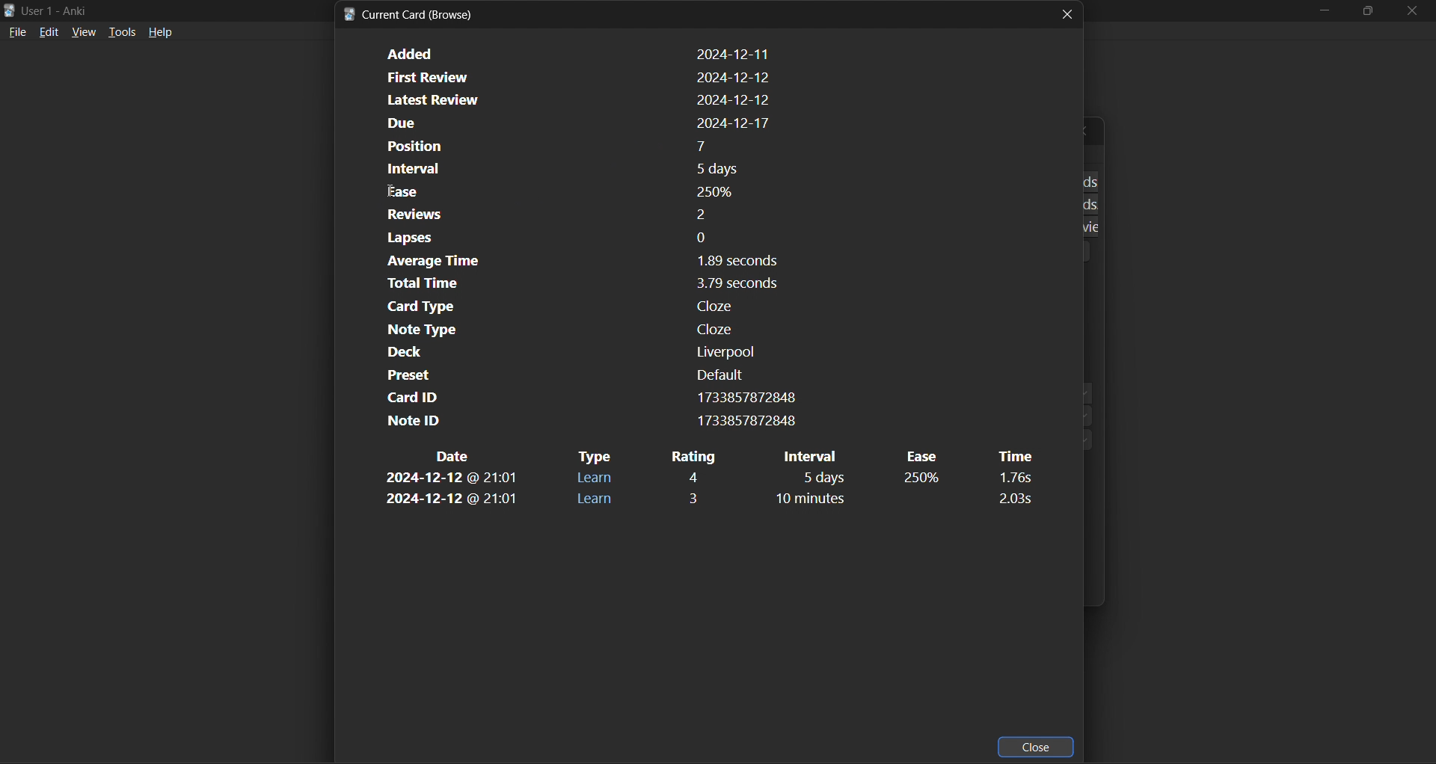 The width and height of the screenshot is (1436, 764). What do you see at coordinates (574, 124) in the screenshot?
I see `card due date` at bounding box center [574, 124].